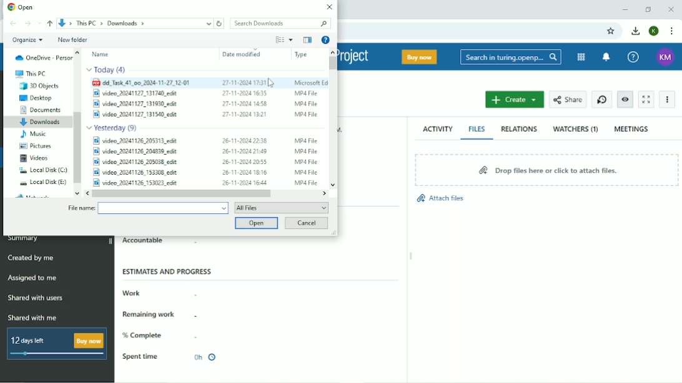 The image size is (682, 383). Describe the element at coordinates (301, 55) in the screenshot. I see `Type` at that location.